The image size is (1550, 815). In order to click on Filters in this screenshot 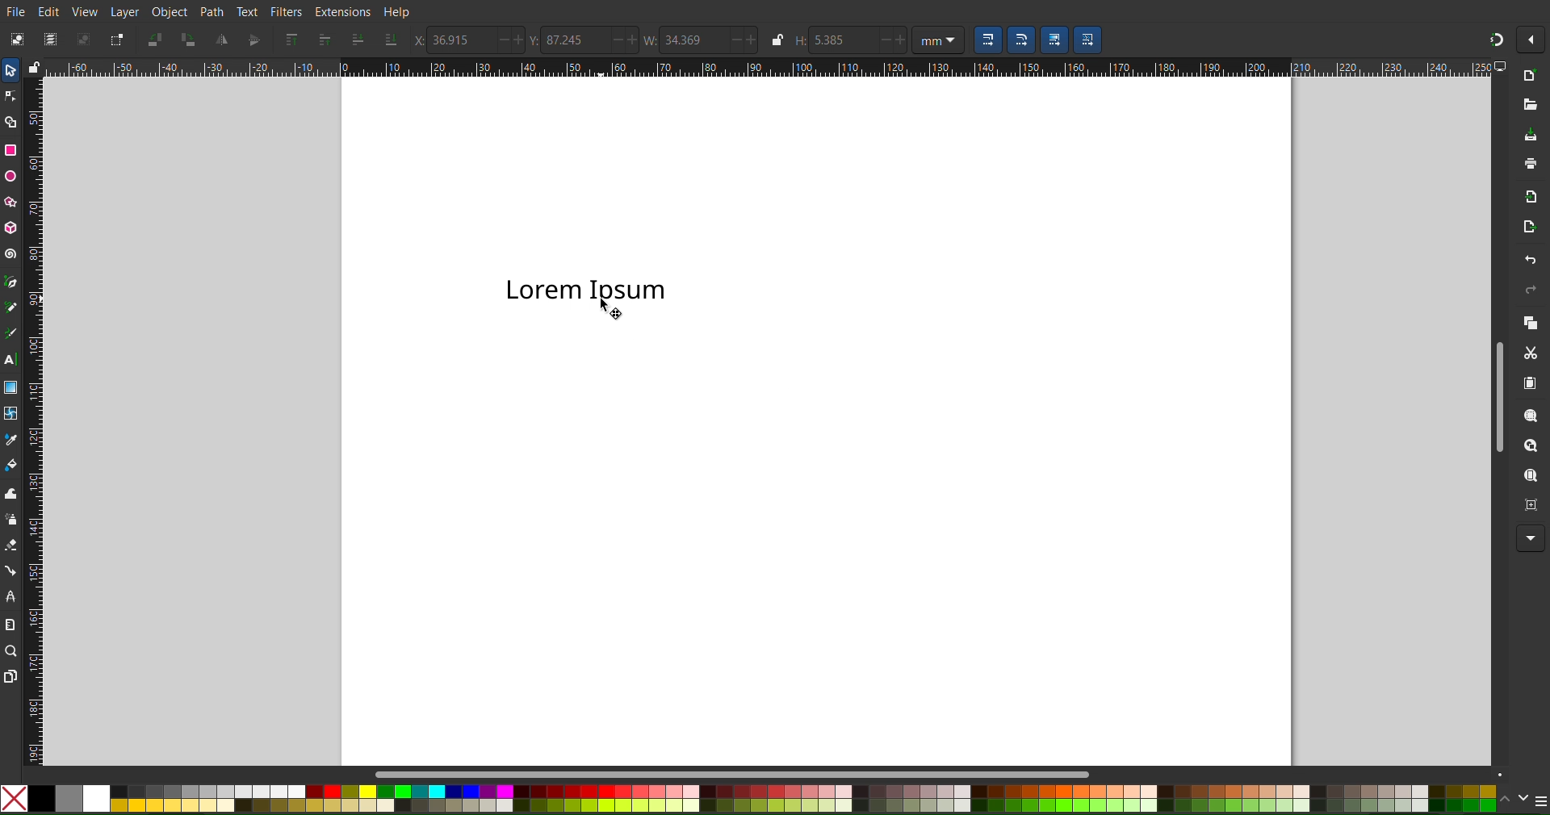, I will do `click(289, 10)`.